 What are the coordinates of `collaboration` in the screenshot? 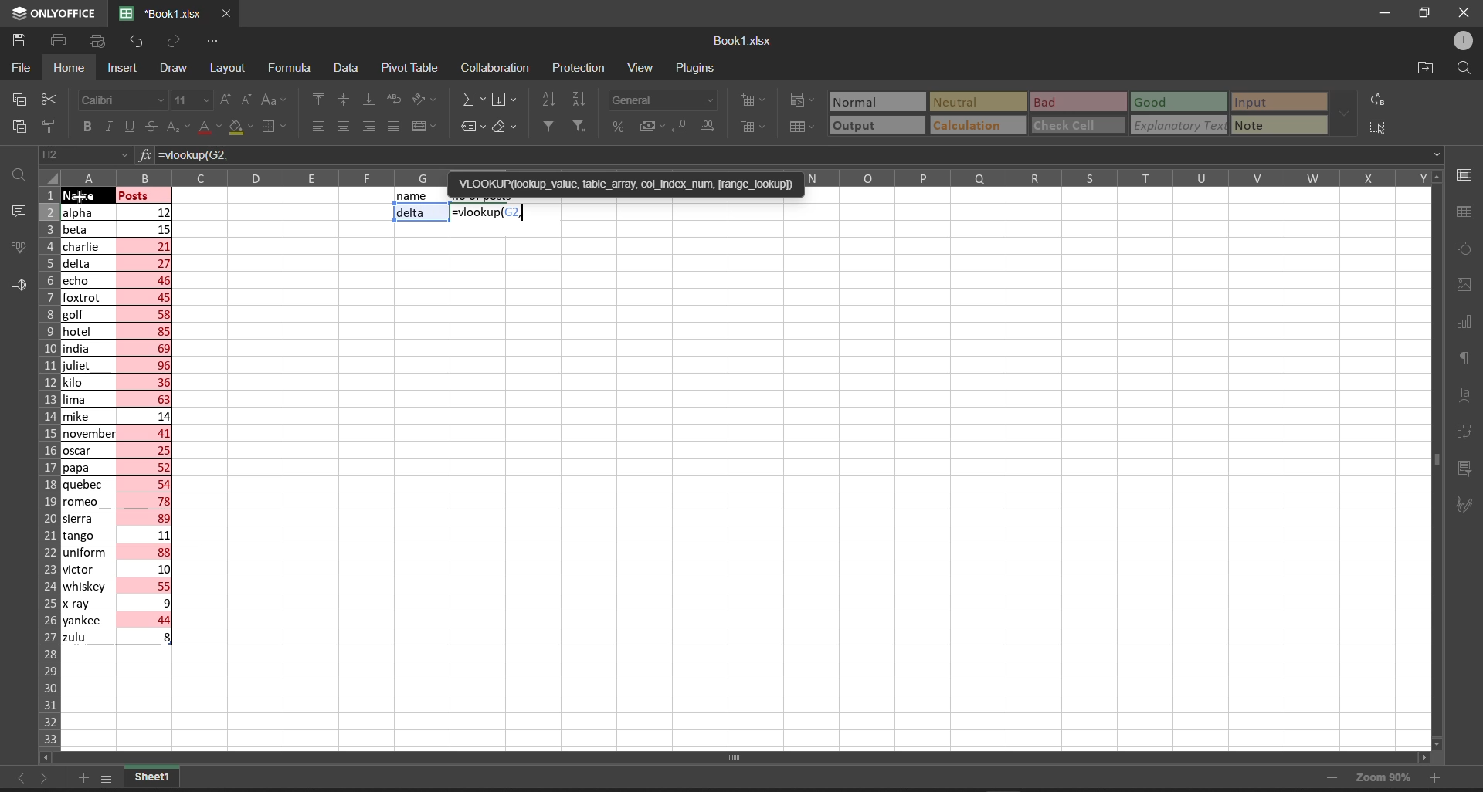 It's located at (497, 67).